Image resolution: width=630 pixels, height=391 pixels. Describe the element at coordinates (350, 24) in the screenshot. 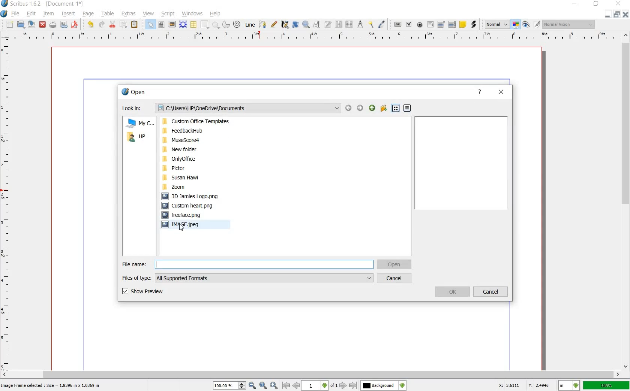

I see `unlink text frames` at that location.